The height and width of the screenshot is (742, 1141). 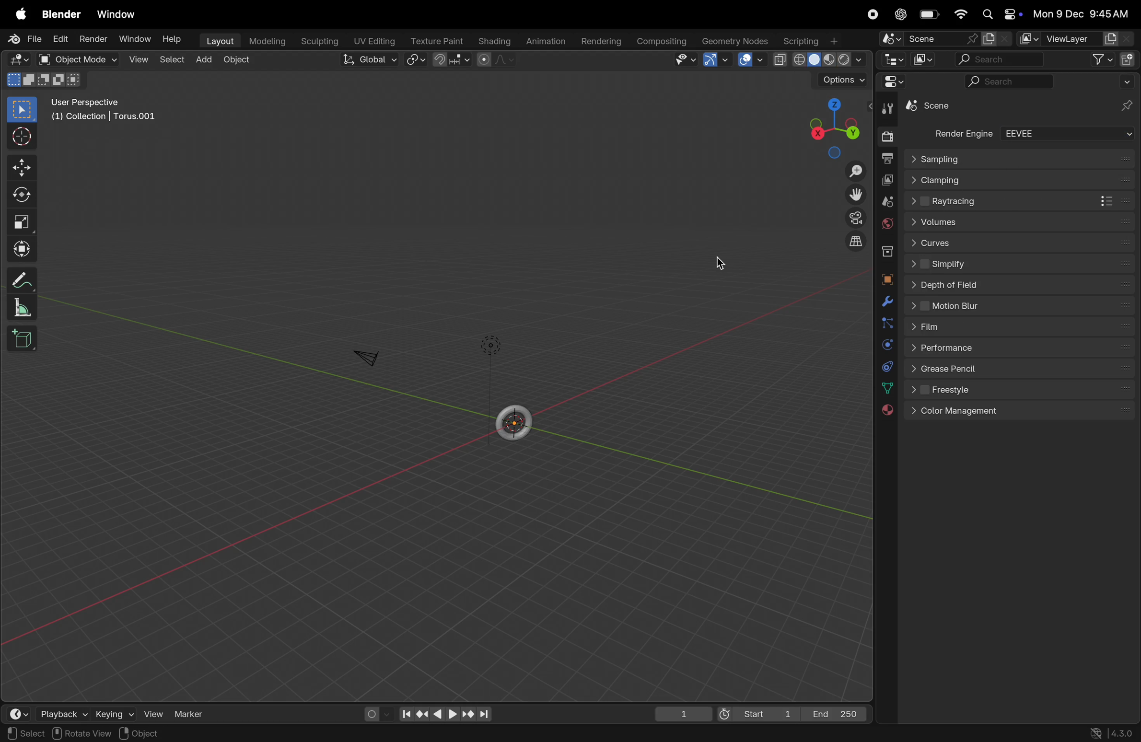 I want to click on frees tyle, so click(x=1021, y=391).